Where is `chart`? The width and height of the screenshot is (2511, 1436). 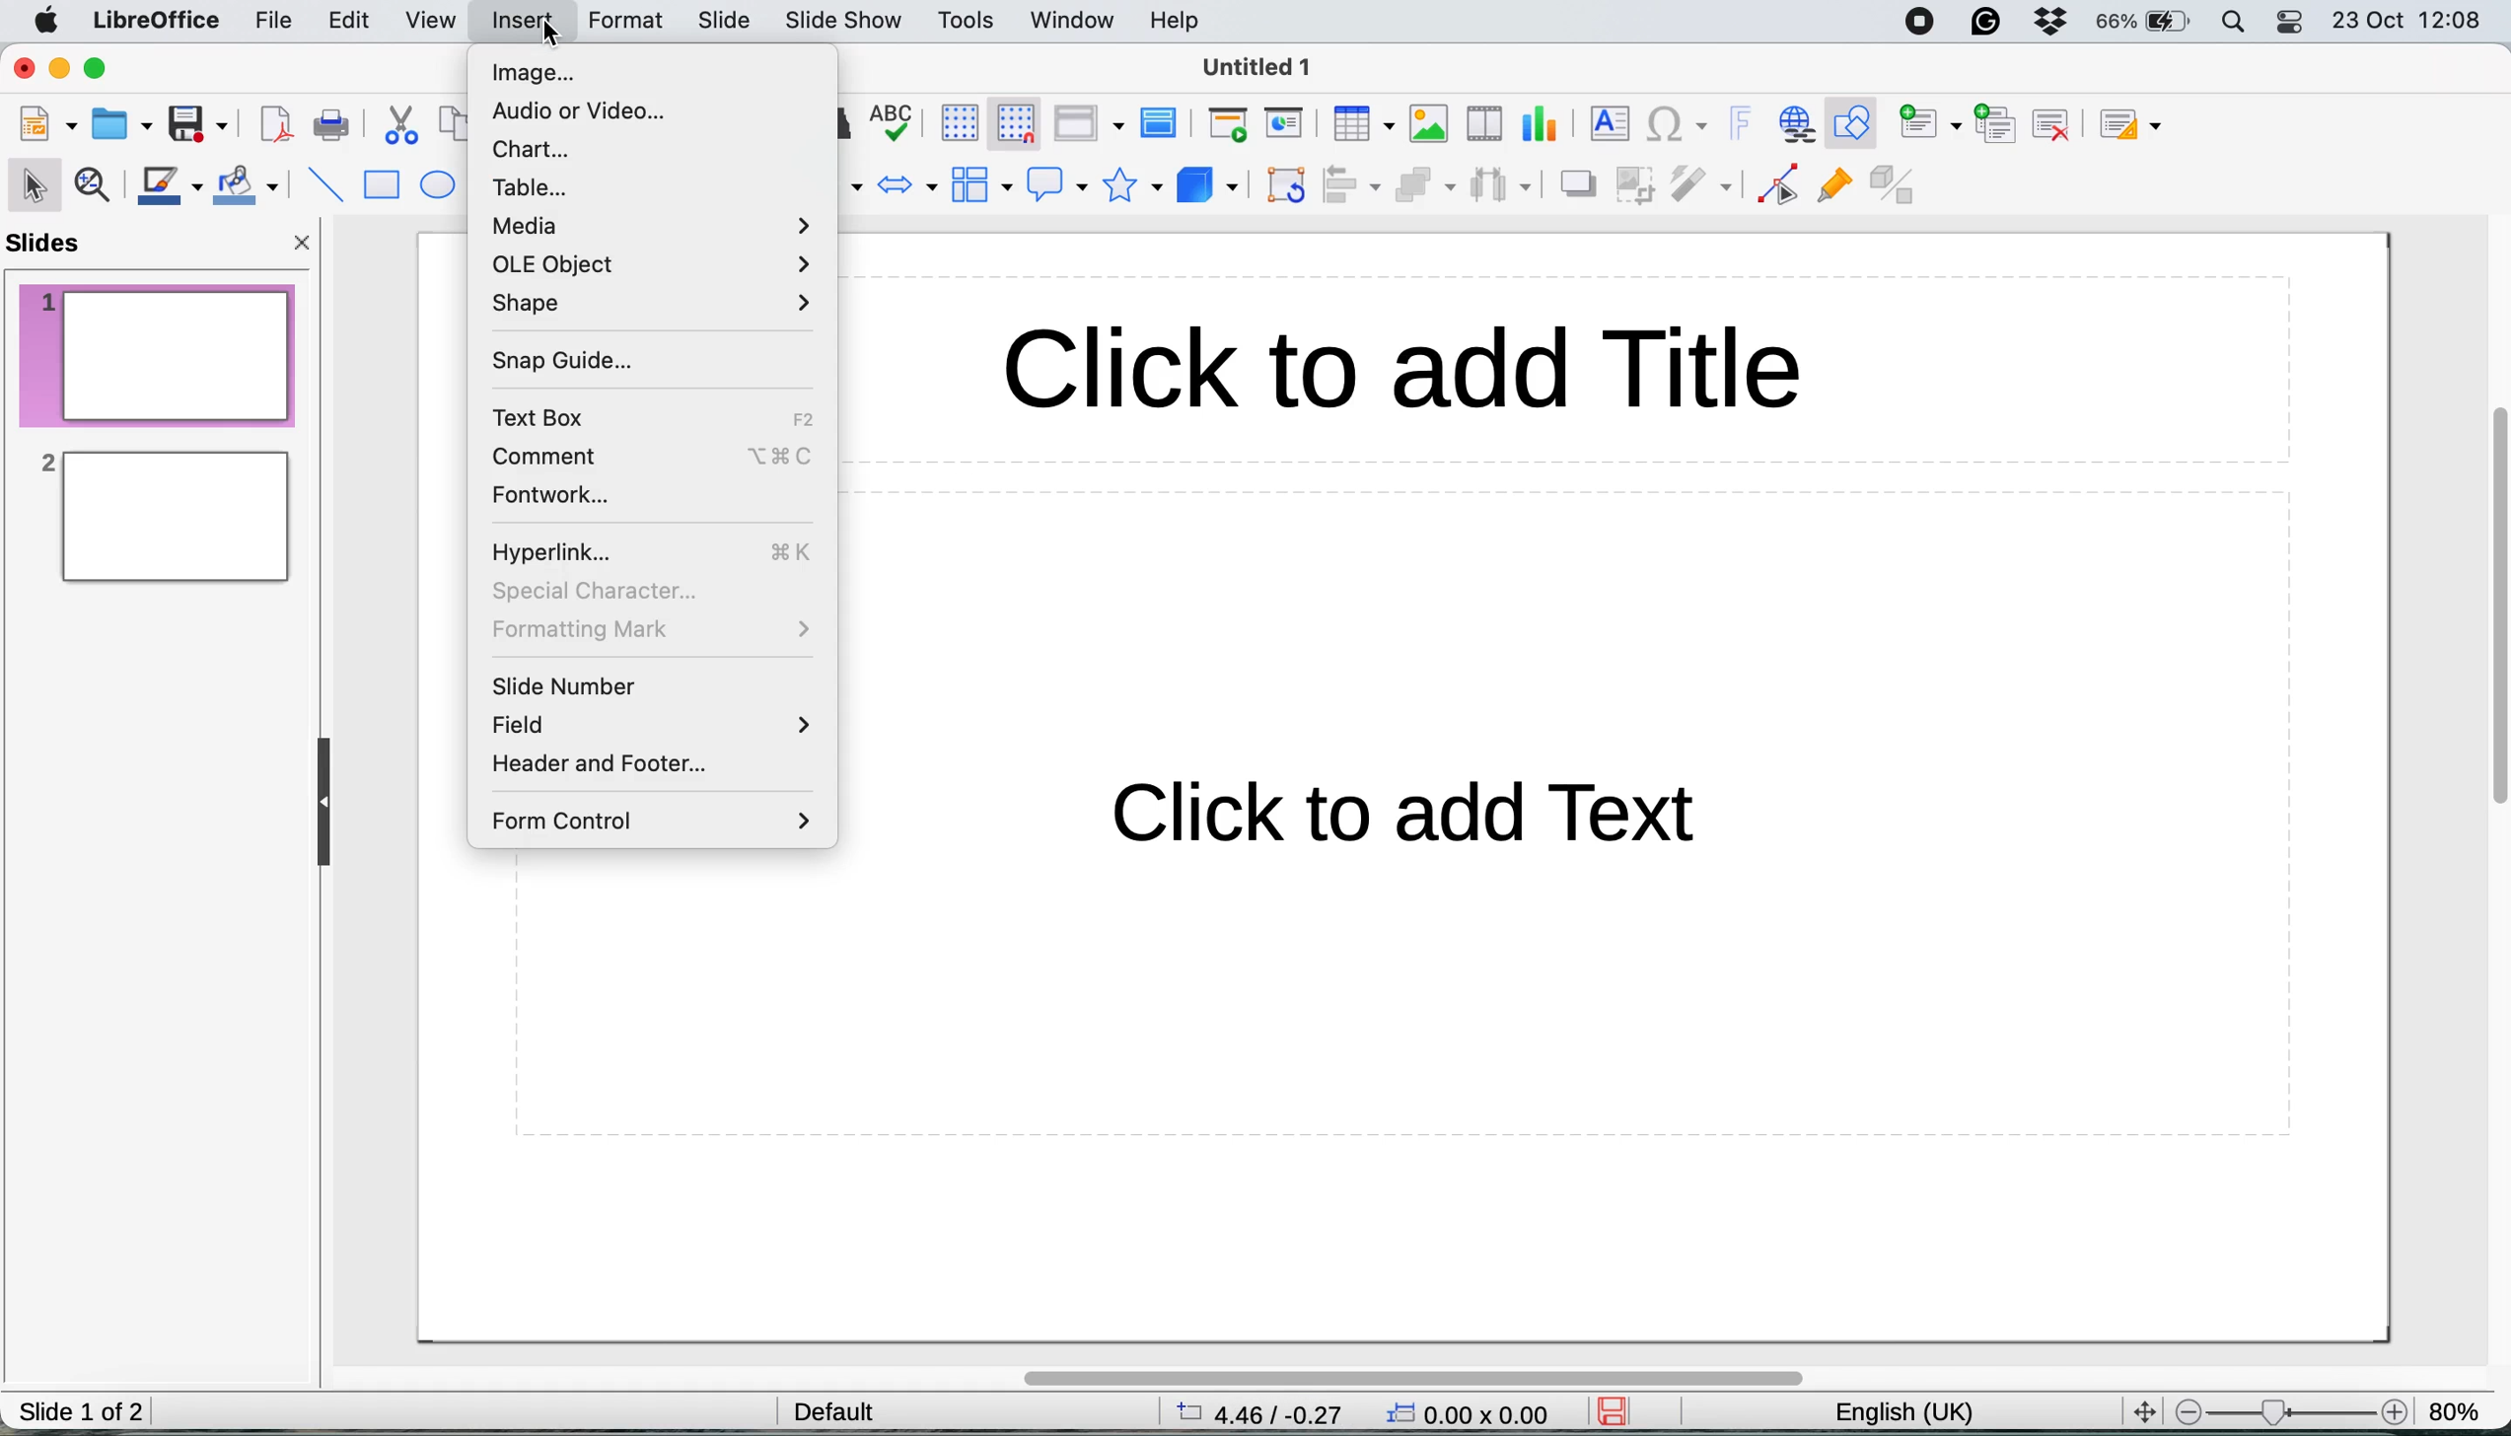
chart is located at coordinates (535, 148).